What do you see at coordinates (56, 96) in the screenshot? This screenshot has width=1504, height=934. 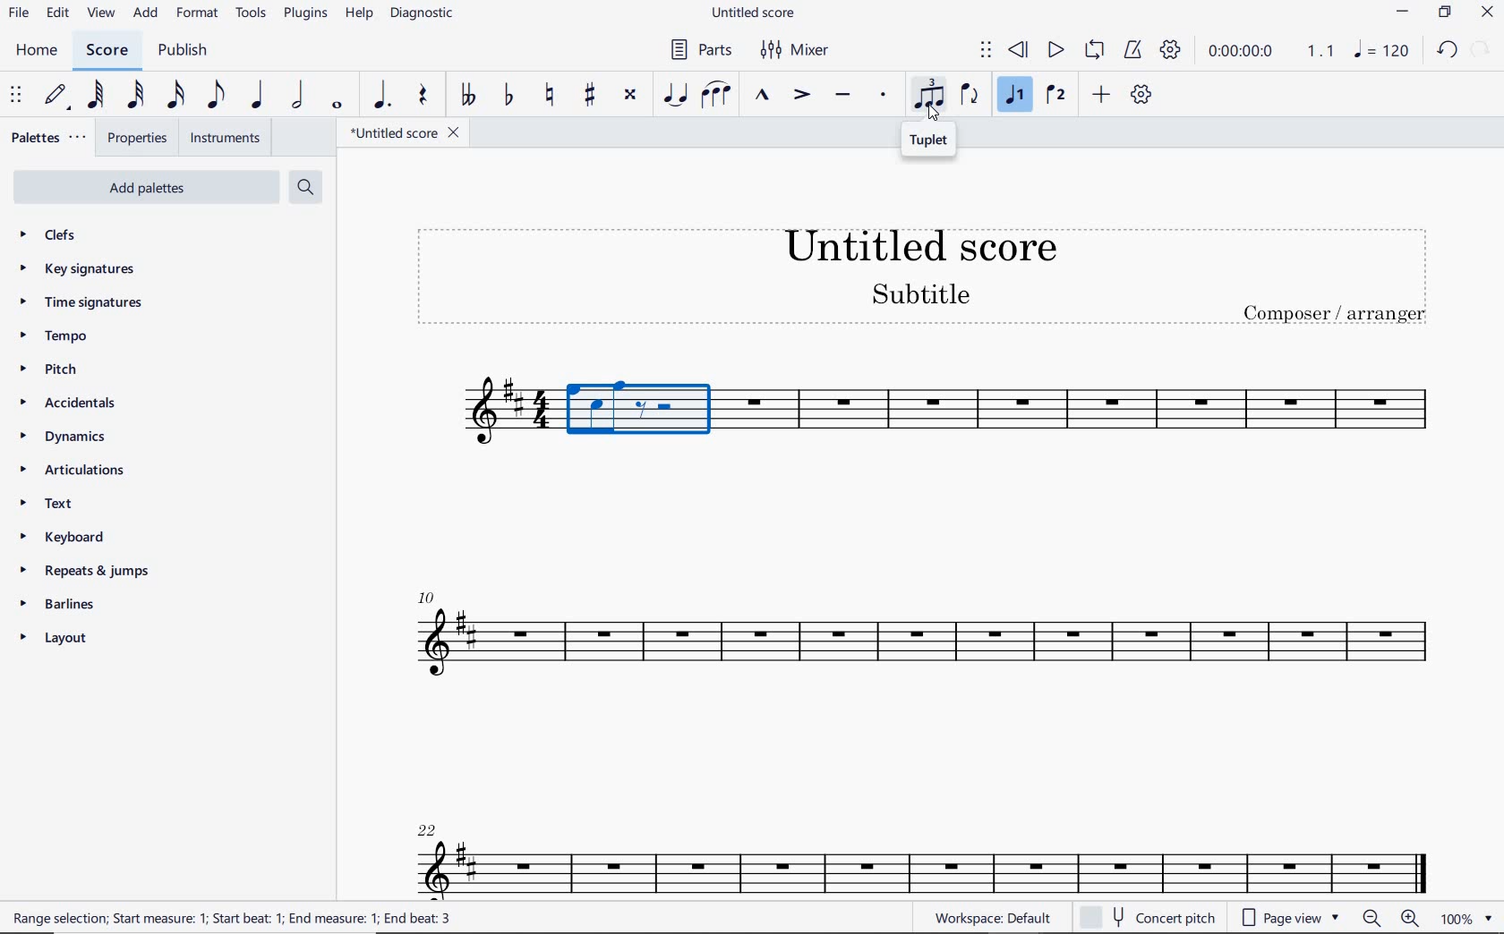 I see `DEFAULT (STEP TIME)` at bounding box center [56, 96].